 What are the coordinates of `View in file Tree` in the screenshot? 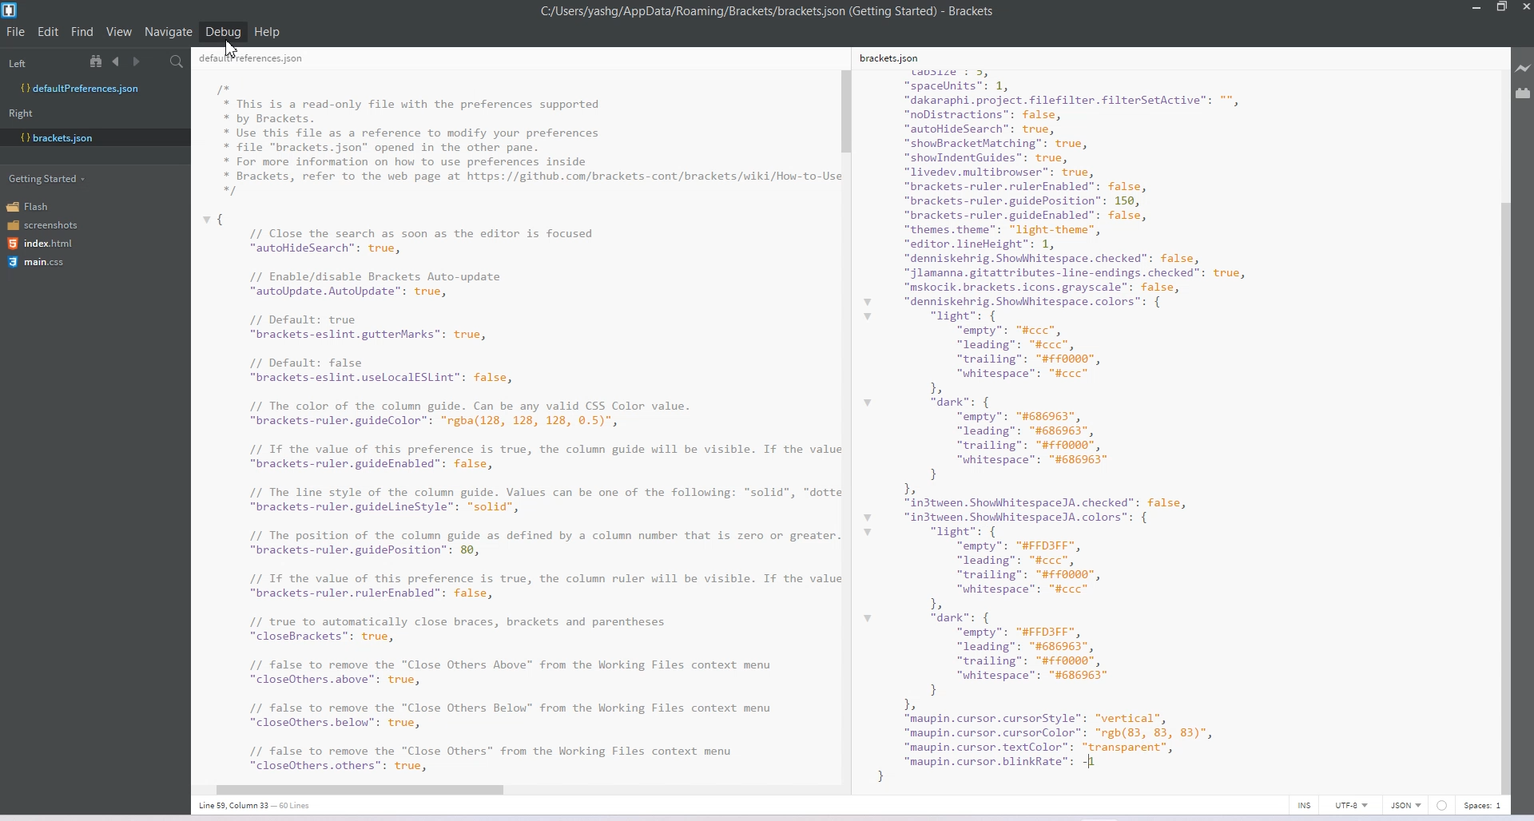 It's located at (98, 61).